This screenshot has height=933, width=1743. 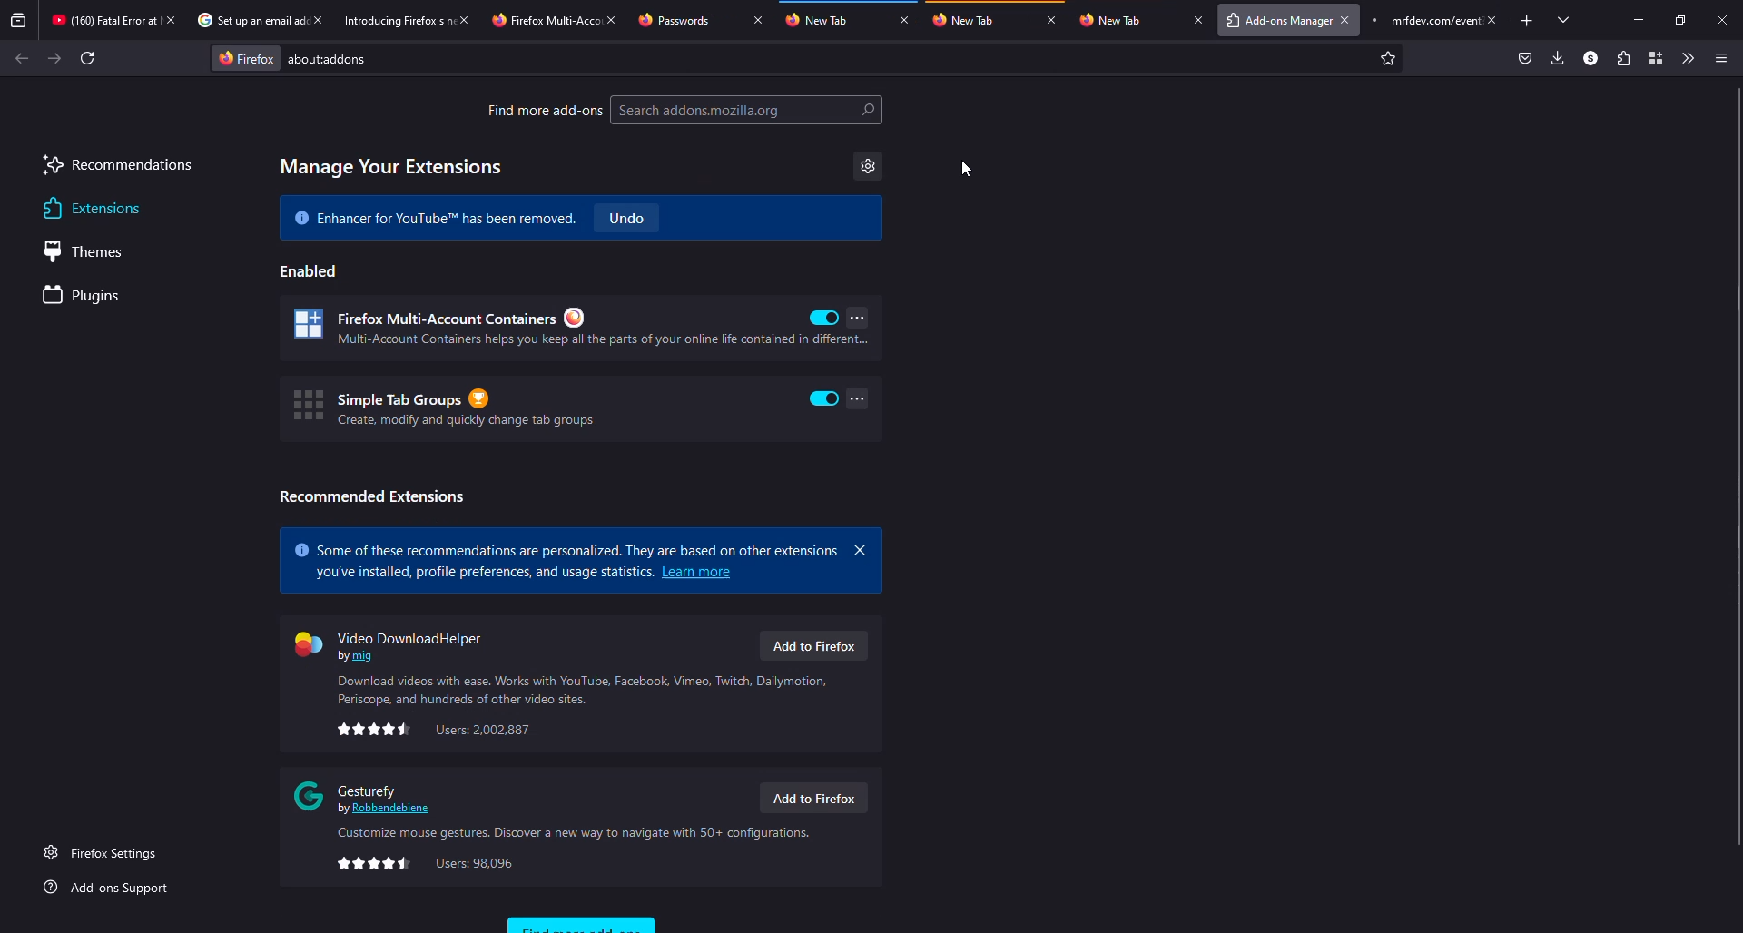 What do you see at coordinates (582, 690) in the screenshot?
I see `info` at bounding box center [582, 690].